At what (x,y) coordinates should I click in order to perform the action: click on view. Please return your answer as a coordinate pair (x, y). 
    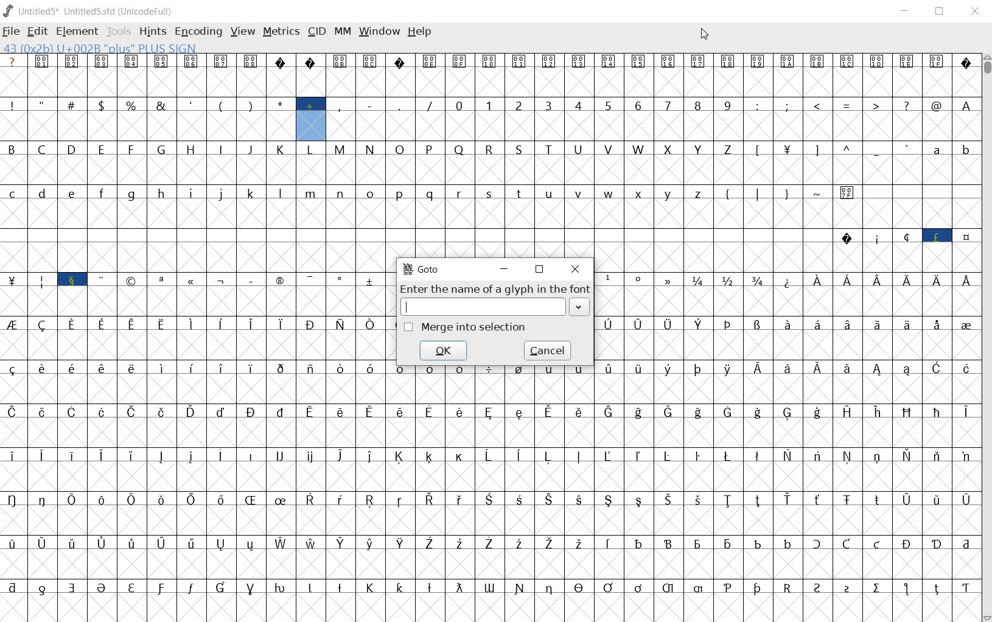
    Looking at the image, I should click on (242, 32).